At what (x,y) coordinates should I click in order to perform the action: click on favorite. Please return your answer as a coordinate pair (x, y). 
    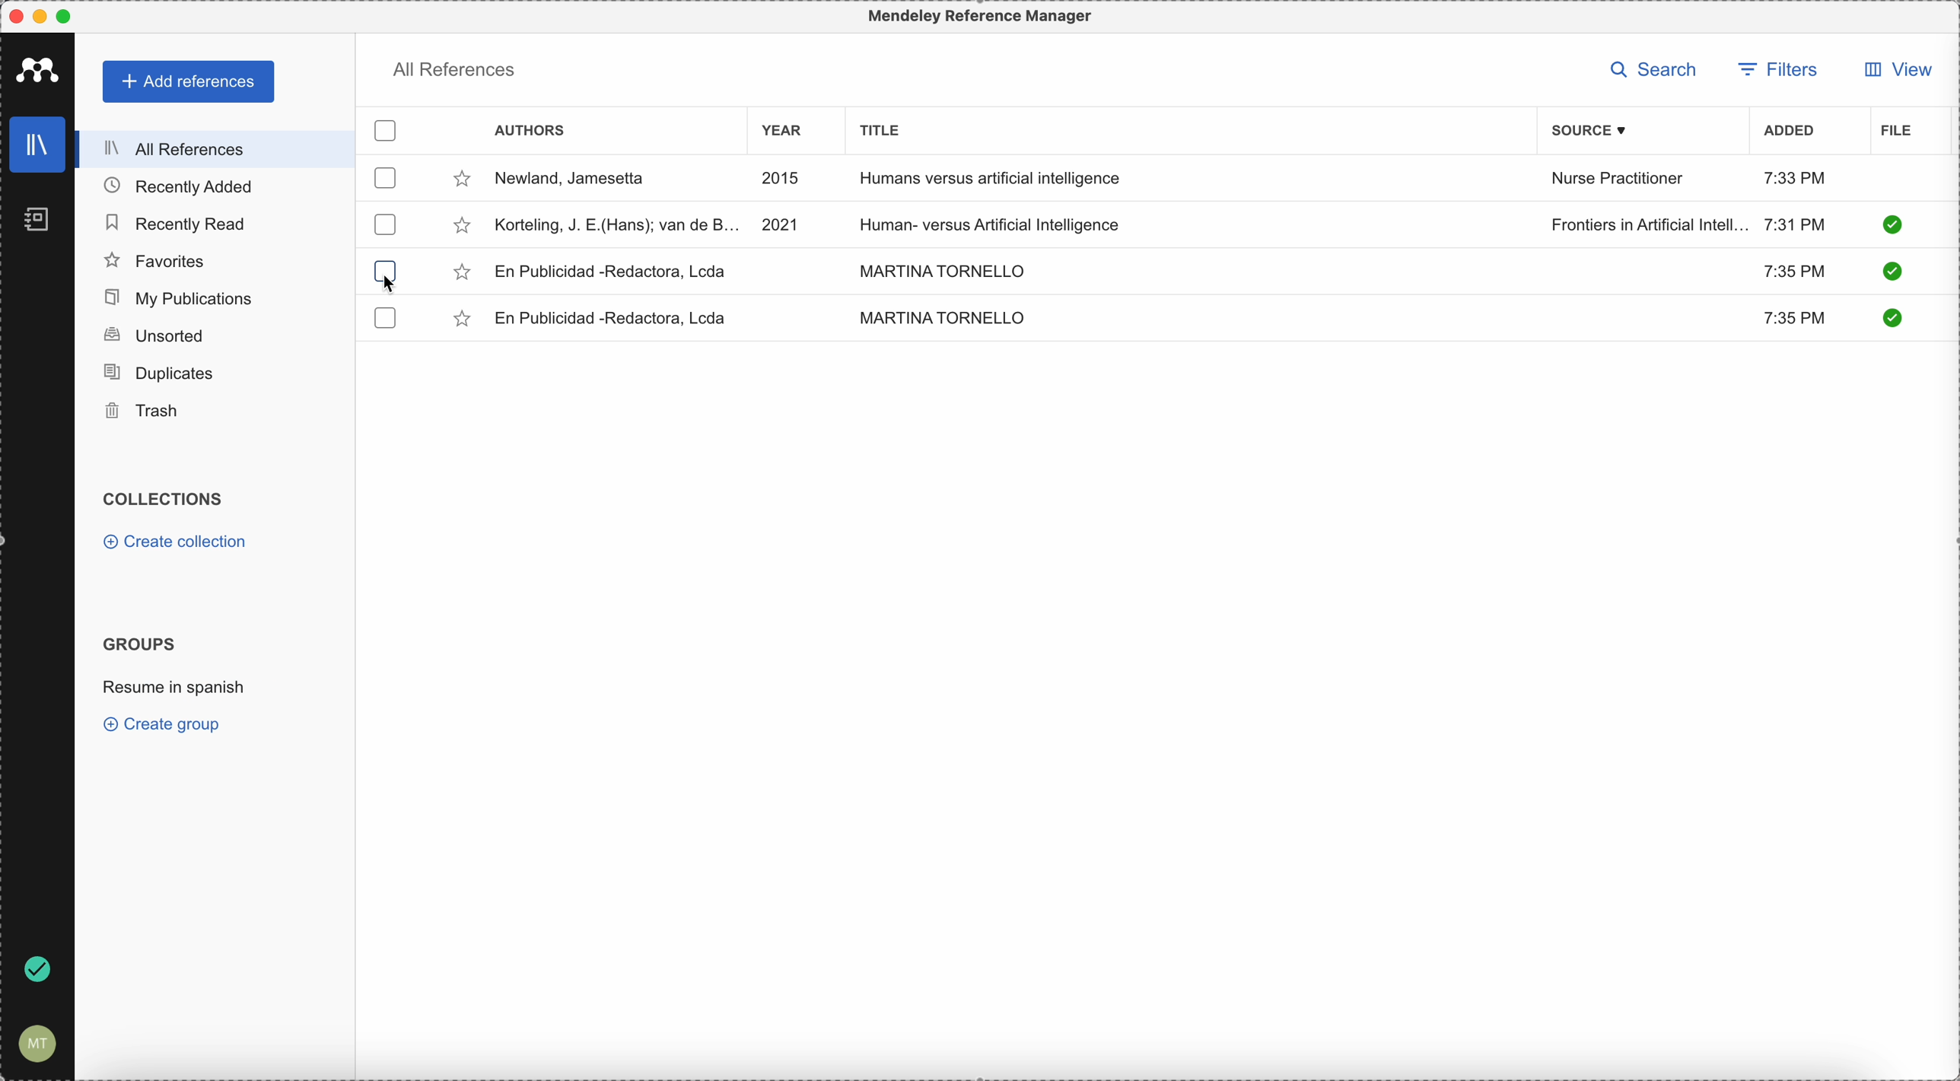
    Looking at the image, I should click on (464, 321).